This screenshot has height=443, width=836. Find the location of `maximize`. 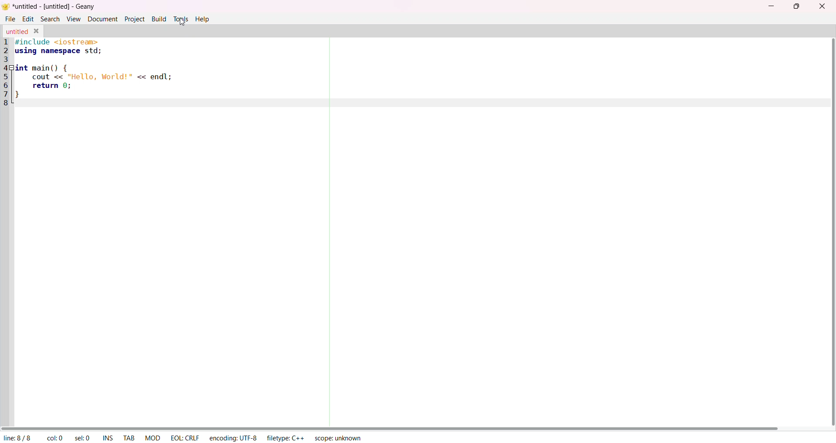

maximize is located at coordinates (798, 7).